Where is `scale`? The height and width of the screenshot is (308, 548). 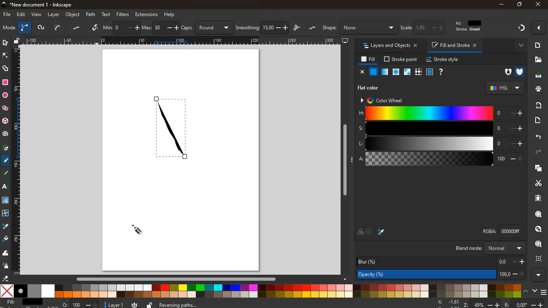 scale is located at coordinates (424, 27).